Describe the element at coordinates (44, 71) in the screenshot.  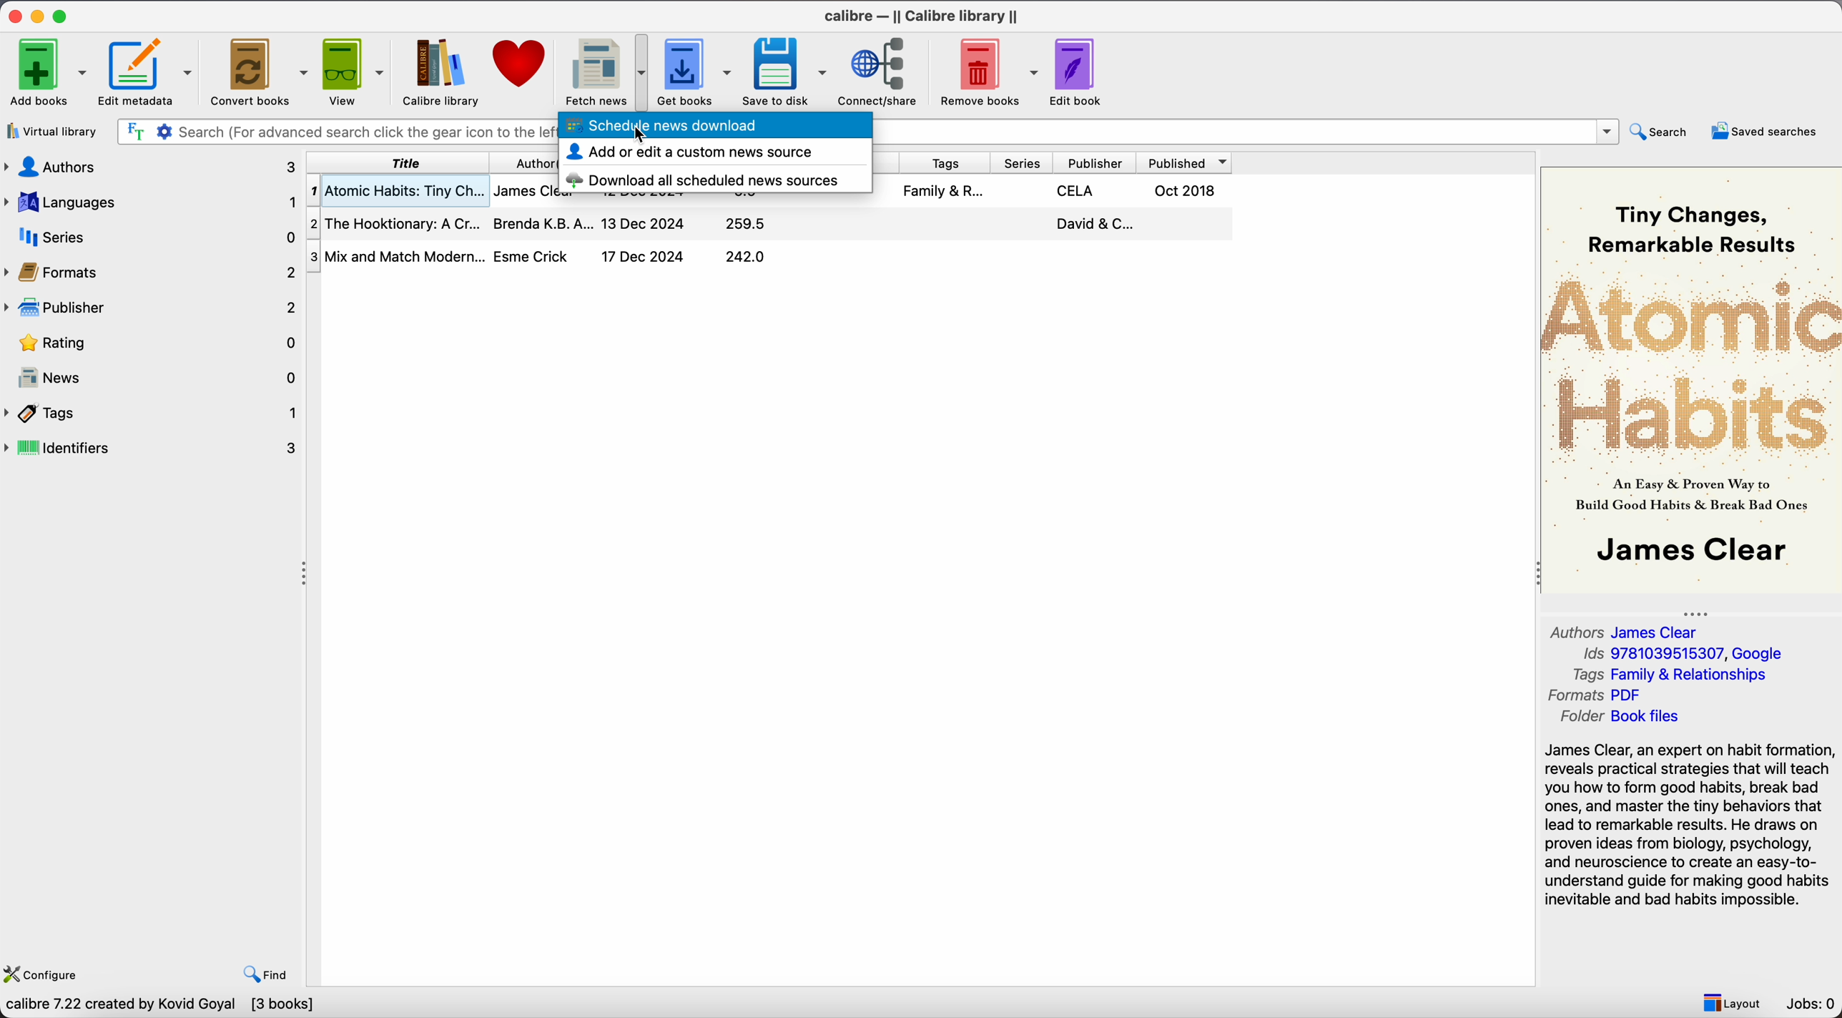
I see `add books` at that location.